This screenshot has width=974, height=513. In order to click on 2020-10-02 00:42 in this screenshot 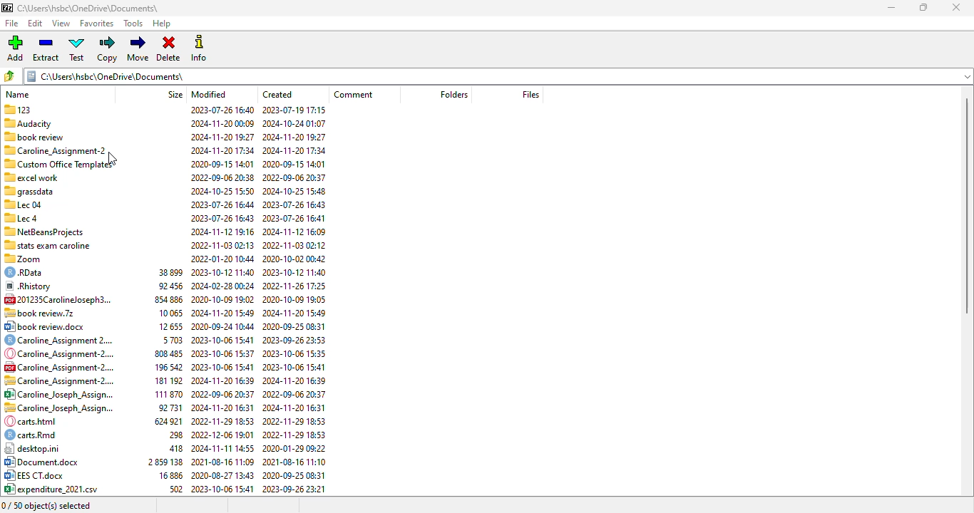, I will do `click(297, 258)`.